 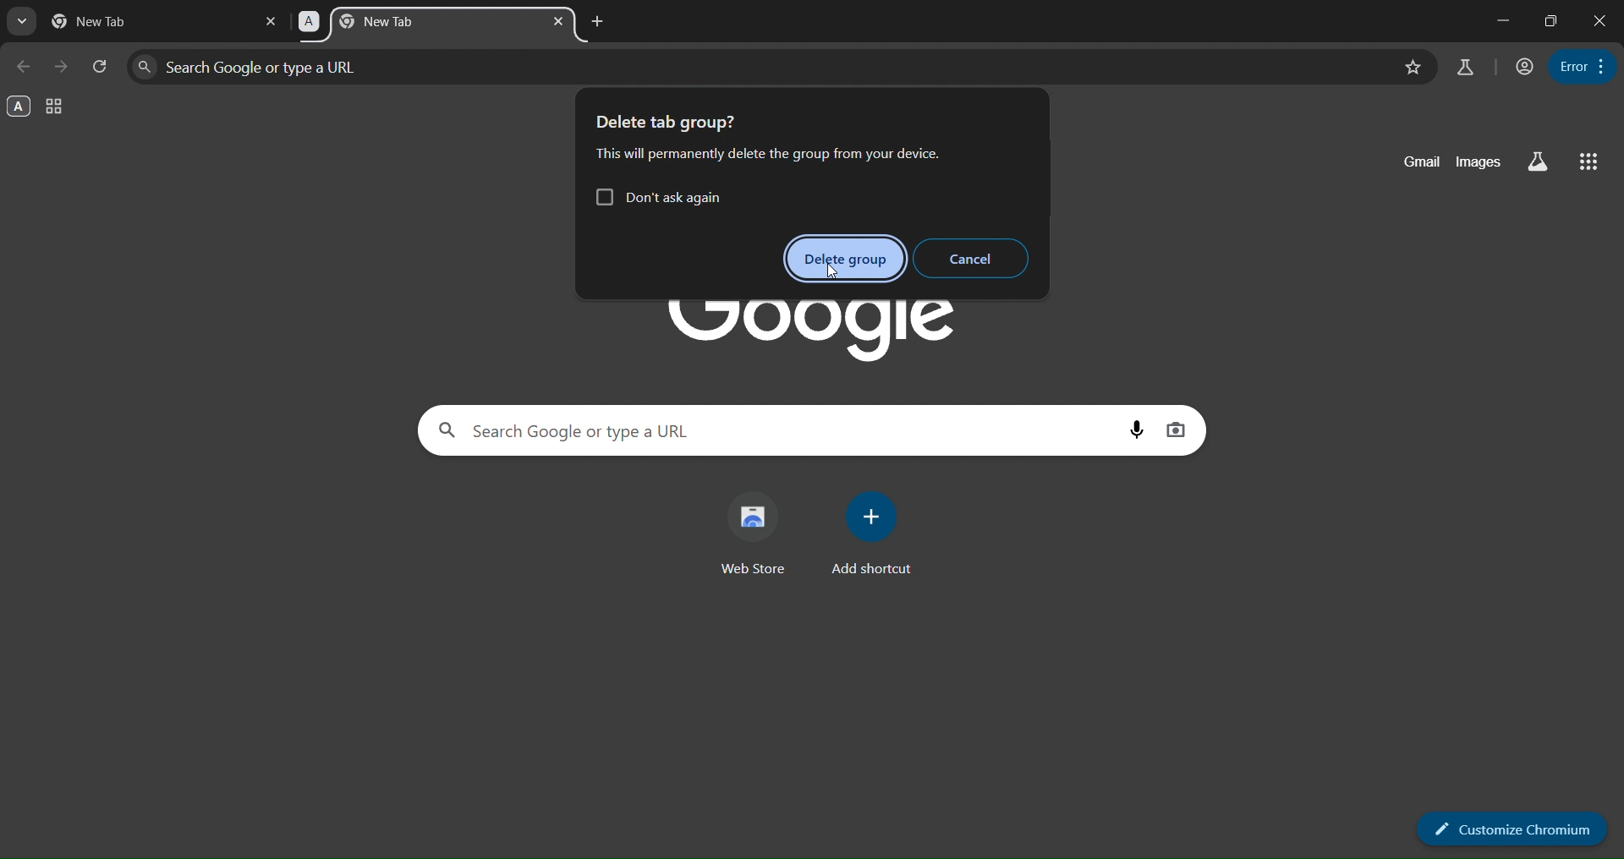 What do you see at coordinates (595, 20) in the screenshot?
I see `add new tab` at bounding box center [595, 20].